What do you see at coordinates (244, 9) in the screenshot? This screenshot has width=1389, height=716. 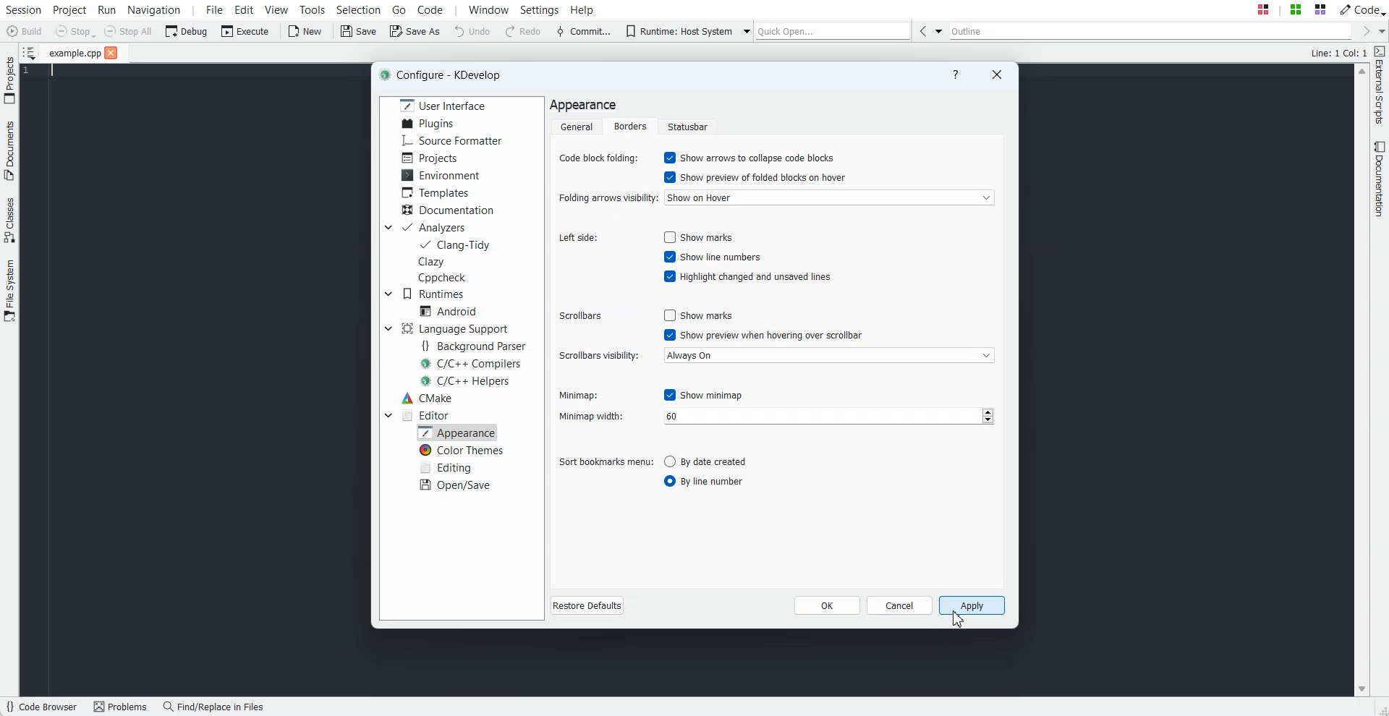 I see `Edit` at bounding box center [244, 9].